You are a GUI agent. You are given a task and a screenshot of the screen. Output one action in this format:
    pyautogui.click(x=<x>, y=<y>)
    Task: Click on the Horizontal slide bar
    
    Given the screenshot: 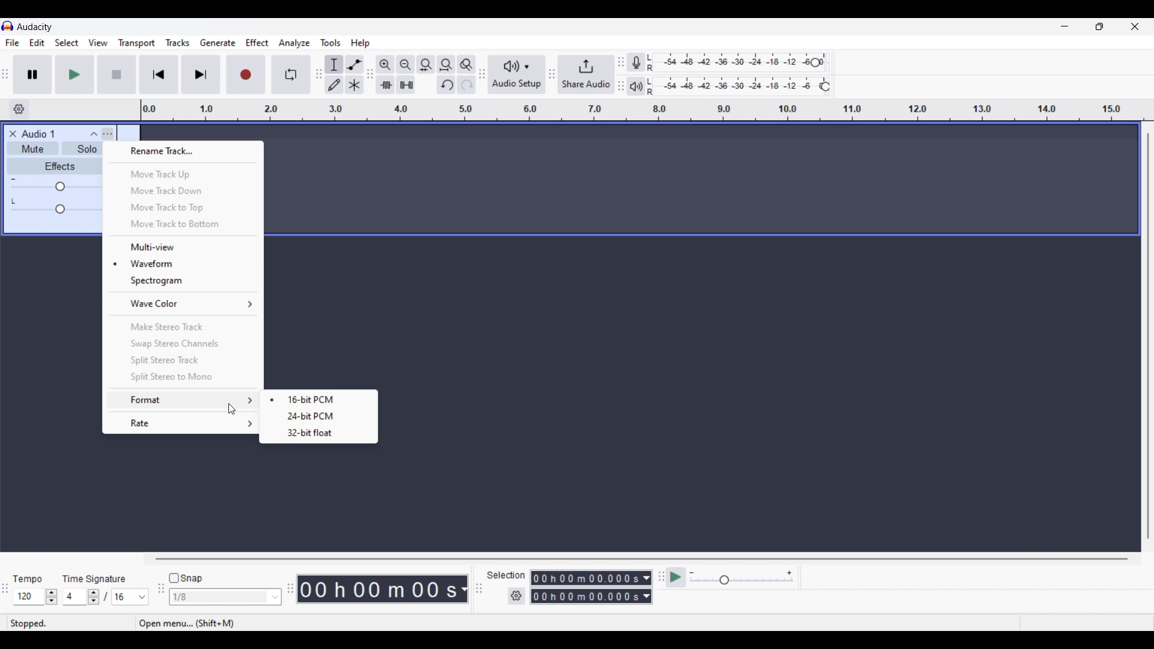 What is the action you would take?
    pyautogui.click(x=642, y=559)
    